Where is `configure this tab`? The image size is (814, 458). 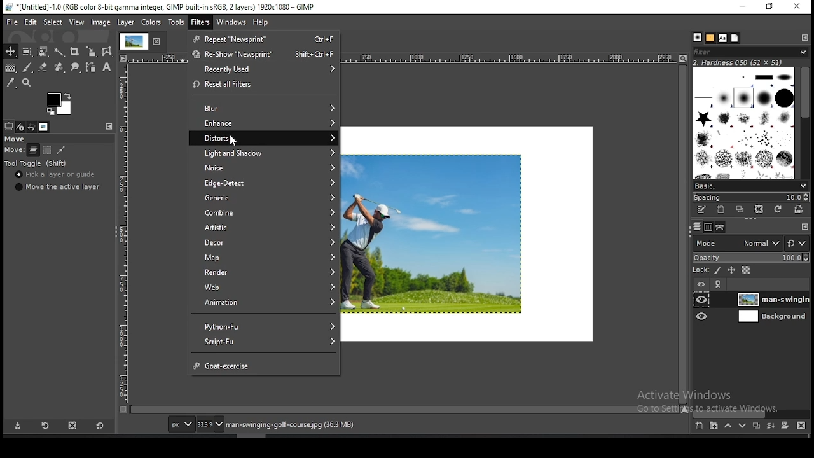 configure this tab is located at coordinates (109, 127).